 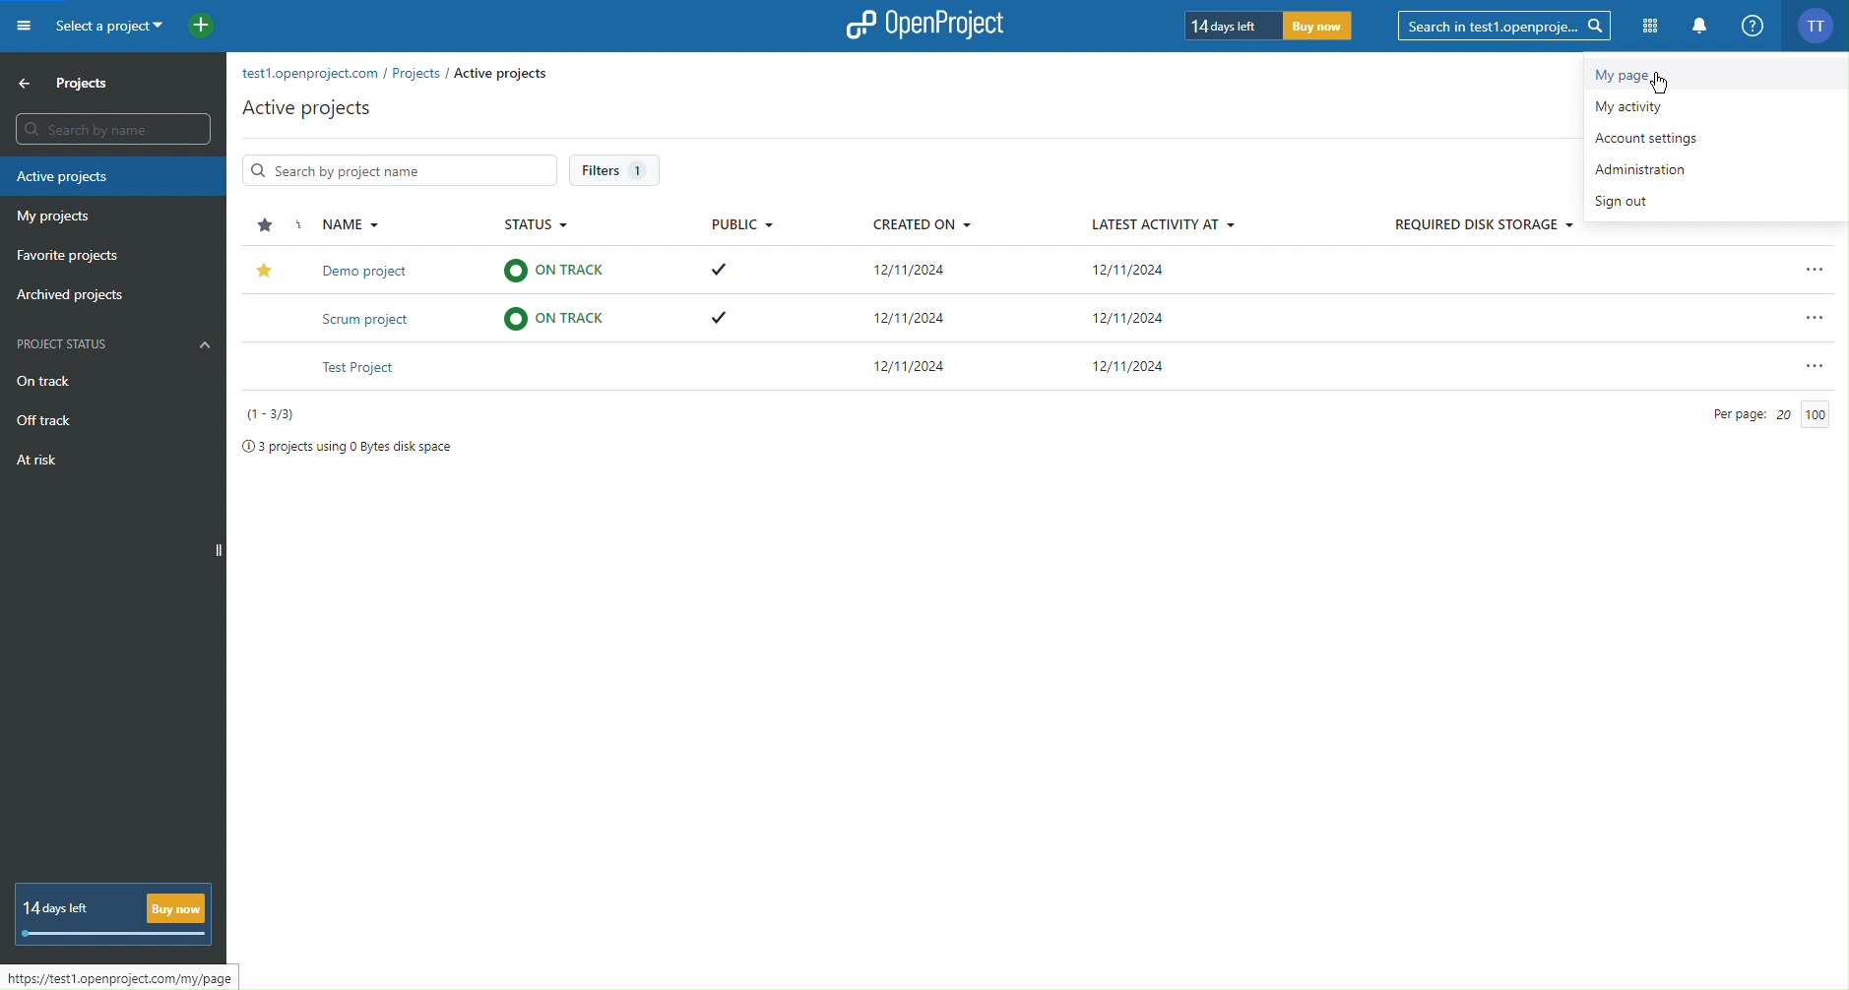 I want to click on Account, so click(x=1818, y=26).